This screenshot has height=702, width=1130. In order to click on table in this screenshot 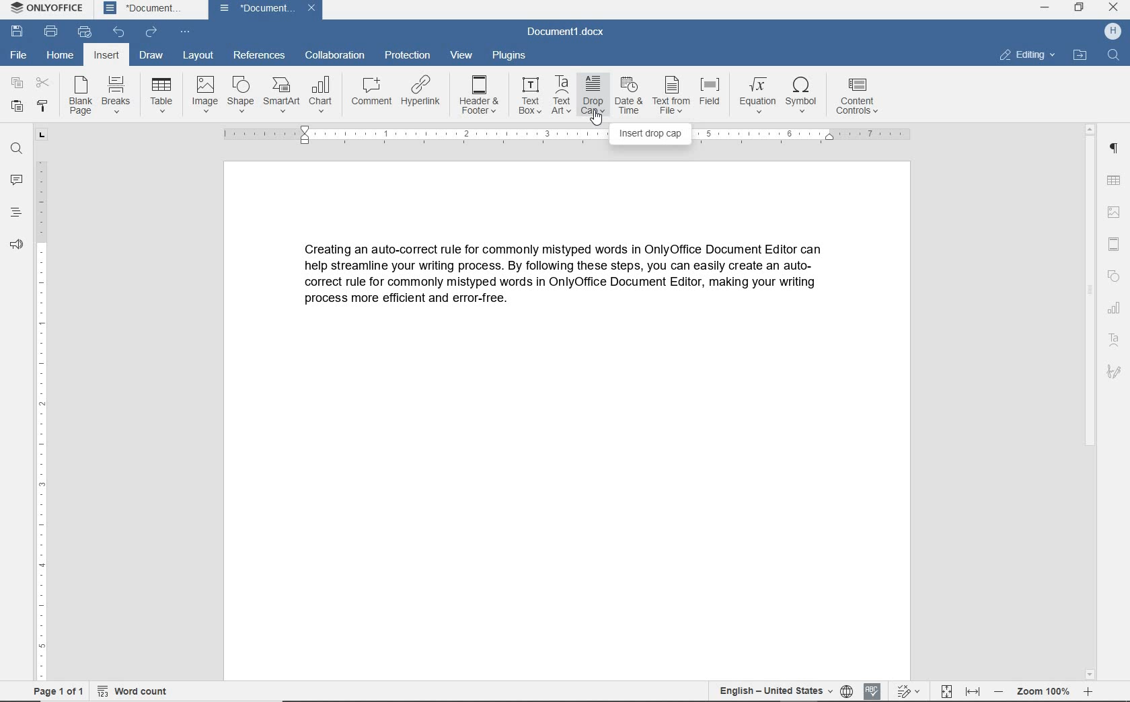, I will do `click(162, 93)`.